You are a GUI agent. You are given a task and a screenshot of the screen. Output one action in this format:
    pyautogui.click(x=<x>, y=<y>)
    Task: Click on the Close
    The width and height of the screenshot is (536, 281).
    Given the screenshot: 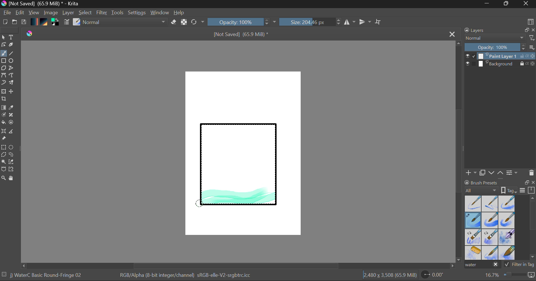 What is the action you would take?
    pyautogui.click(x=527, y=4)
    